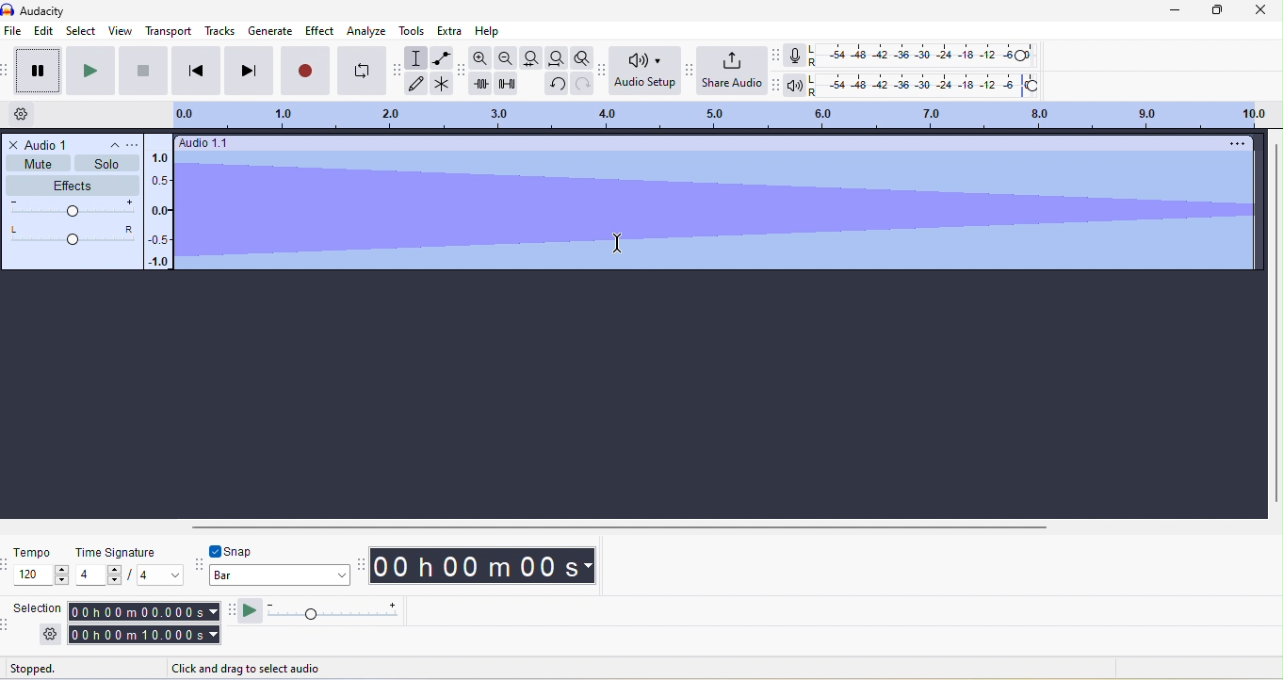  What do you see at coordinates (92, 72) in the screenshot?
I see `play` at bounding box center [92, 72].